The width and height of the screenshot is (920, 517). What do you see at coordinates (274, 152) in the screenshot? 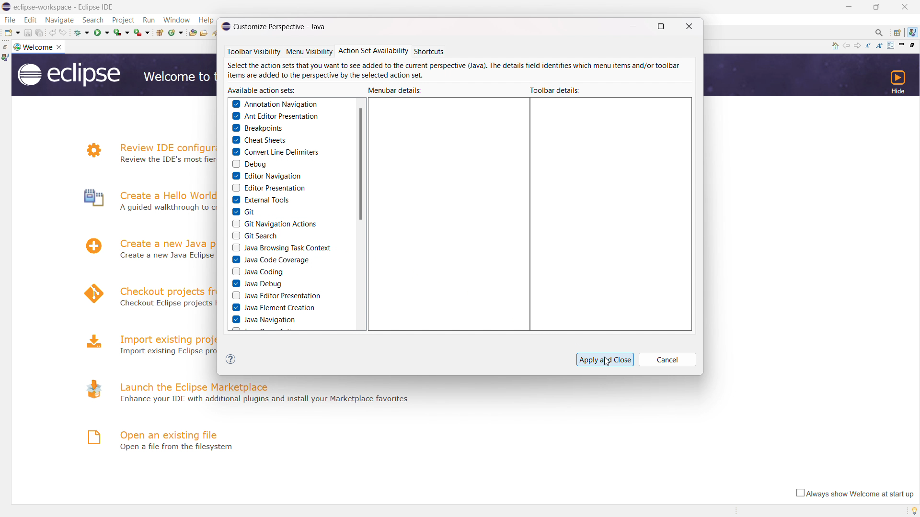
I see `convert line delimiters` at bounding box center [274, 152].